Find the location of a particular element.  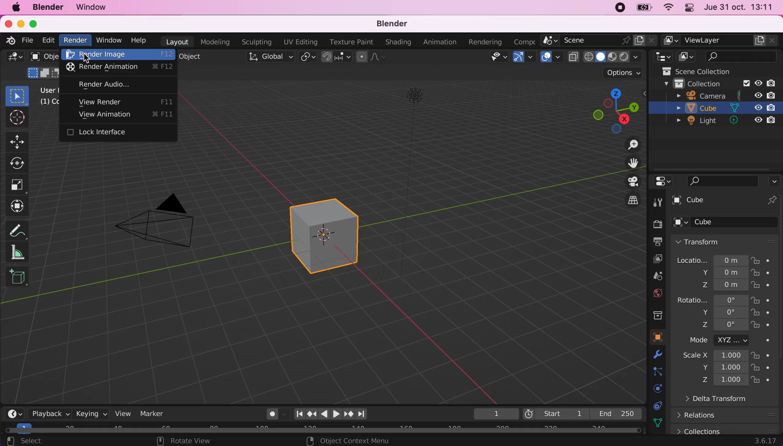

add cube is located at coordinates (19, 276).